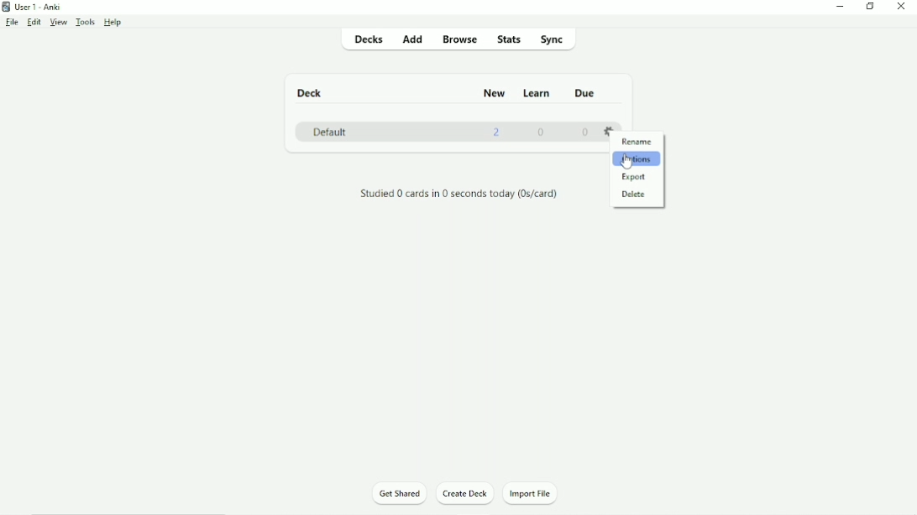  Describe the element at coordinates (901, 7) in the screenshot. I see `Close` at that location.